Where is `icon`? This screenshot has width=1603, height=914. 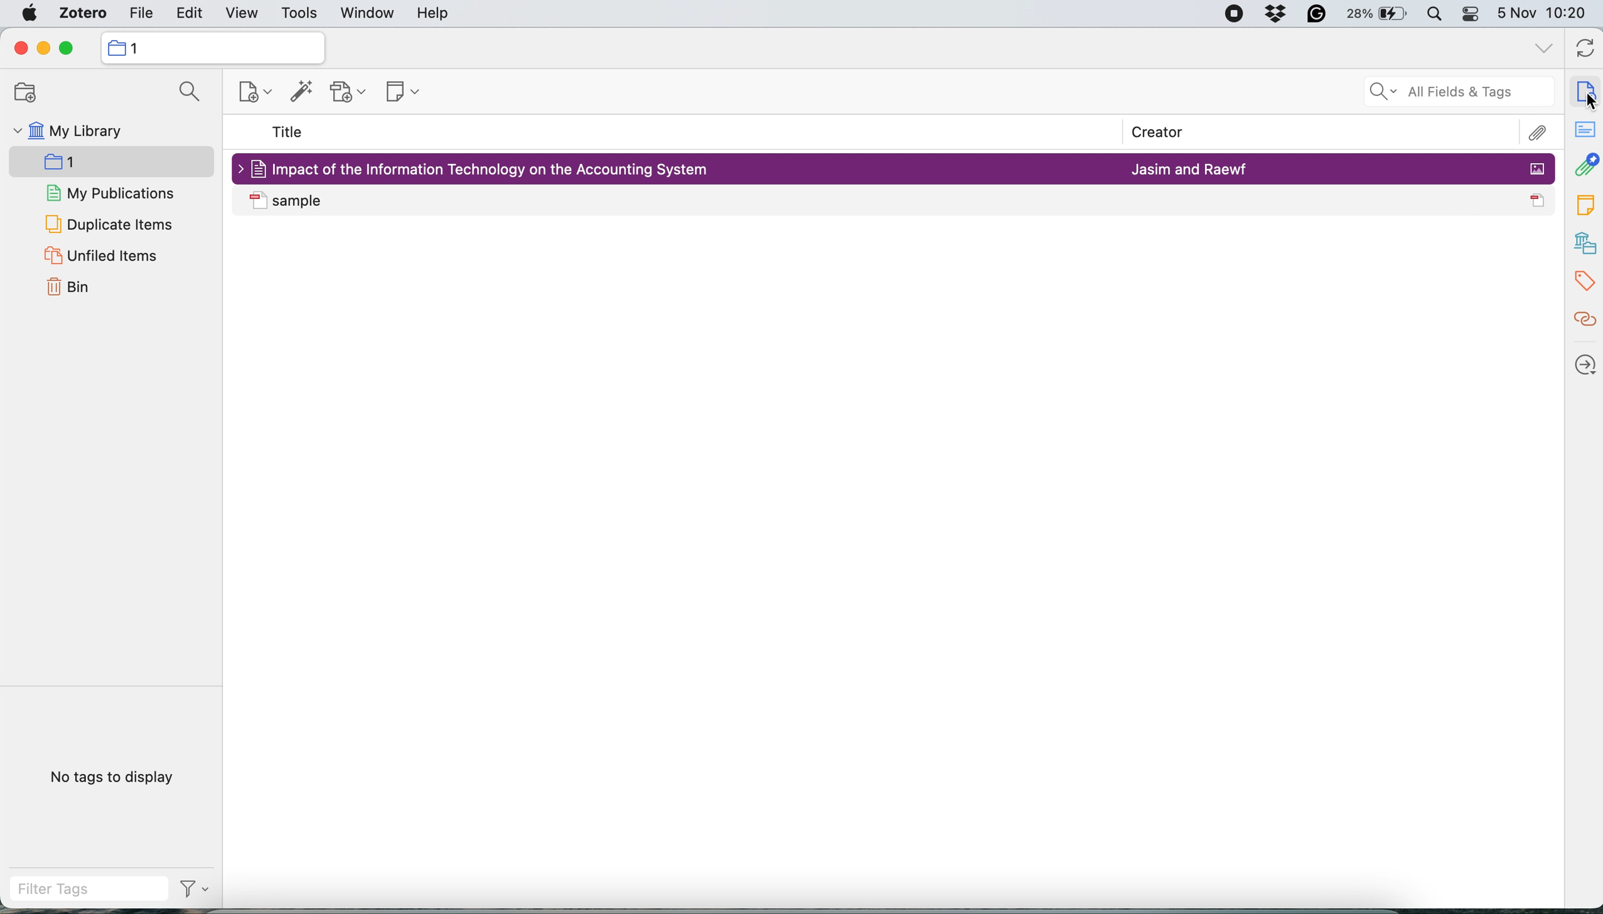
icon is located at coordinates (115, 48).